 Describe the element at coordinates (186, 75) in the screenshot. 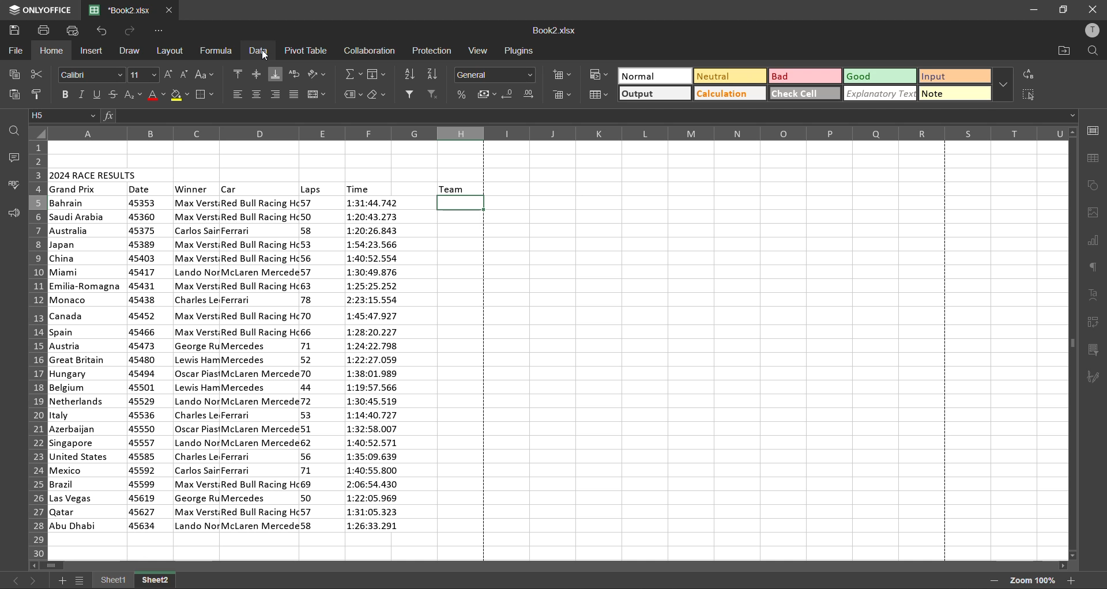

I see `decrement size` at that location.